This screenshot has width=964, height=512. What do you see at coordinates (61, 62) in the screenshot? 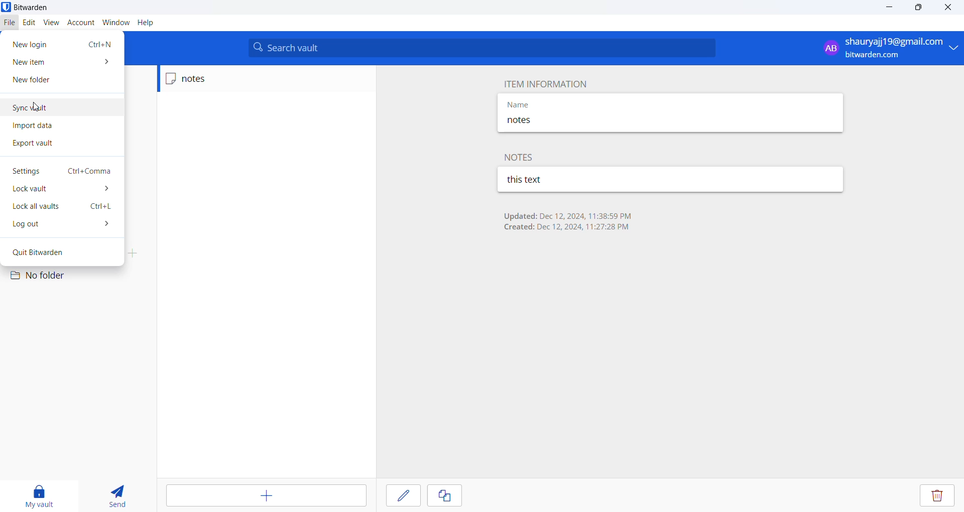
I see `new item` at bounding box center [61, 62].